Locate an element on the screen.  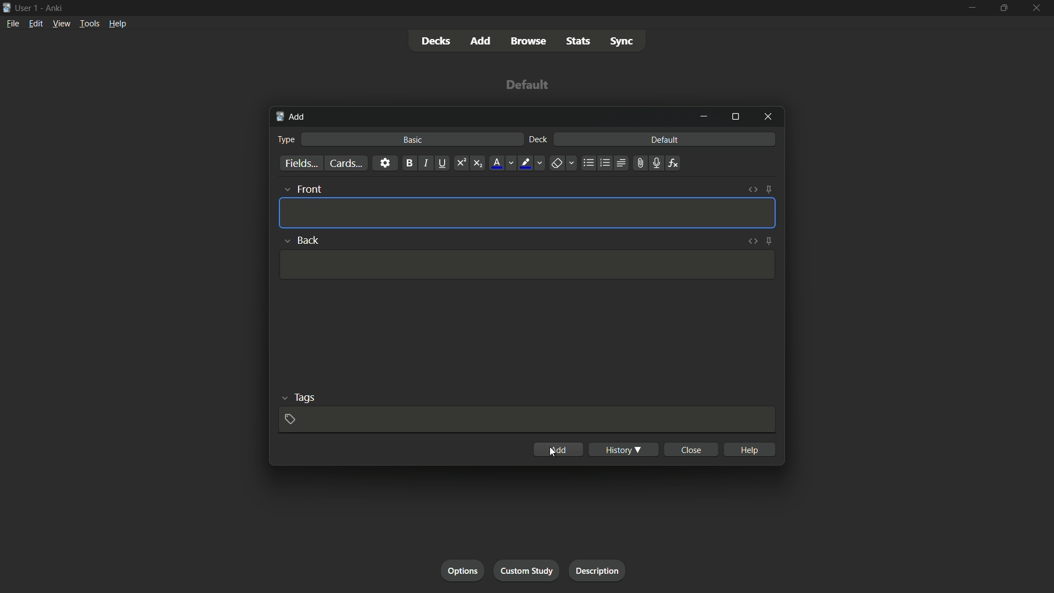
help is located at coordinates (750, 450).